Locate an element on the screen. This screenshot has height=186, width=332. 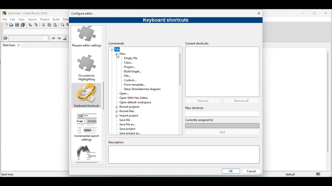
currently assigned to is located at coordinates (222, 123).